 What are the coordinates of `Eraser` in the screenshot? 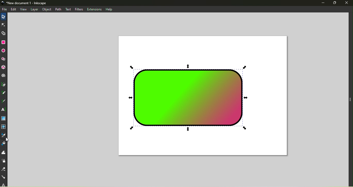 It's located at (4, 168).